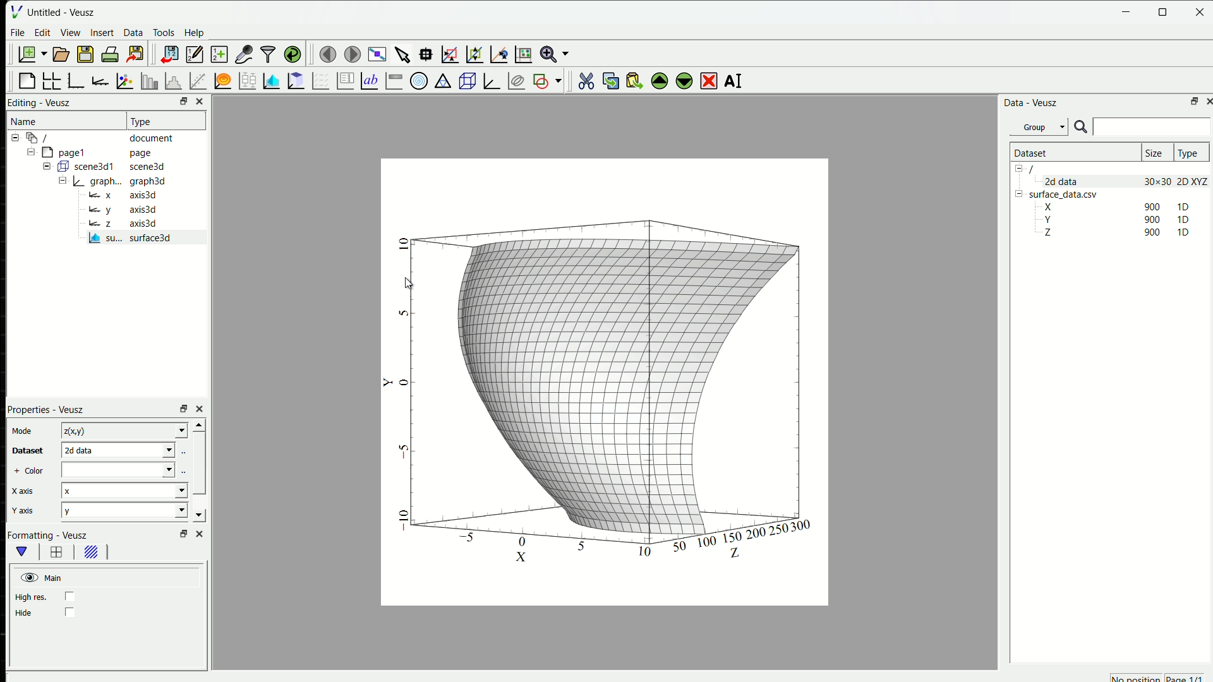 This screenshot has width=1213, height=682. What do you see at coordinates (244, 54) in the screenshot?
I see `capture remote data` at bounding box center [244, 54].